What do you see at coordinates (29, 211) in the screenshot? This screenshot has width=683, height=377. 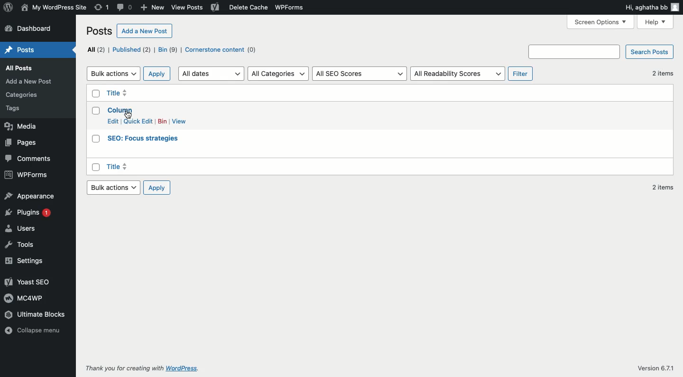 I see `Plugins` at bounding box center [29, 211].